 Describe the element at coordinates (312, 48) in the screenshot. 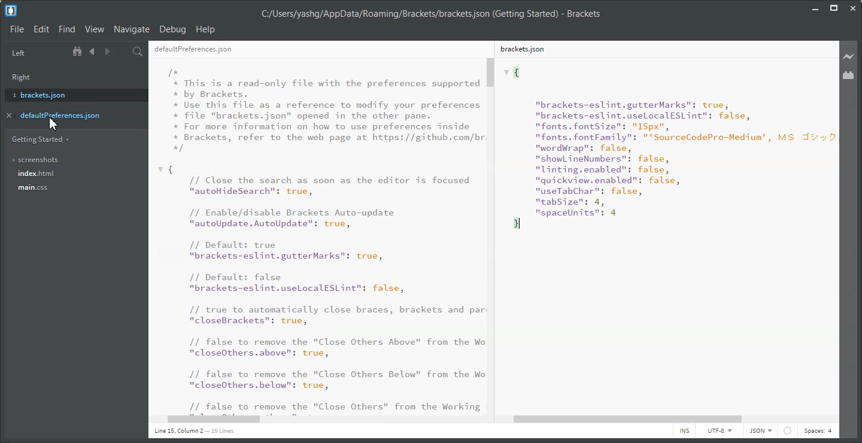

I see `defaultpreferences.json File` at that location.